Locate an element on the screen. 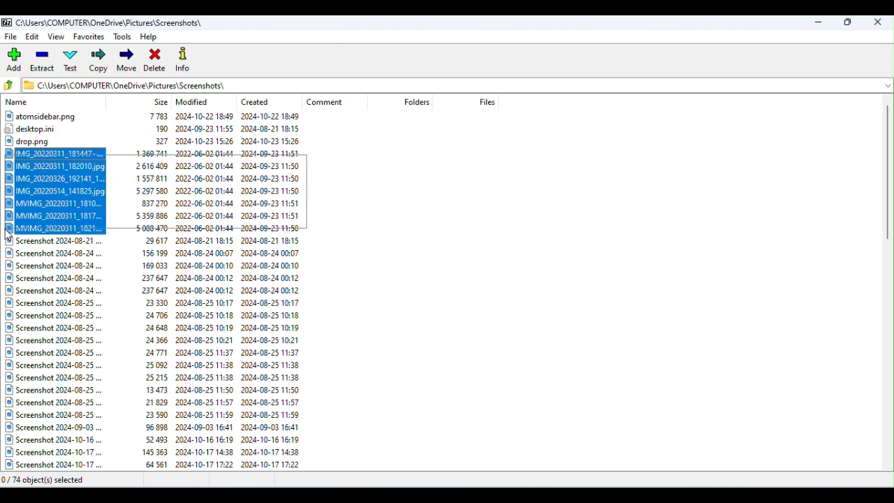 The height and width of the screenshot is (503, 894). Cursor is located at coordinates (9, 238).